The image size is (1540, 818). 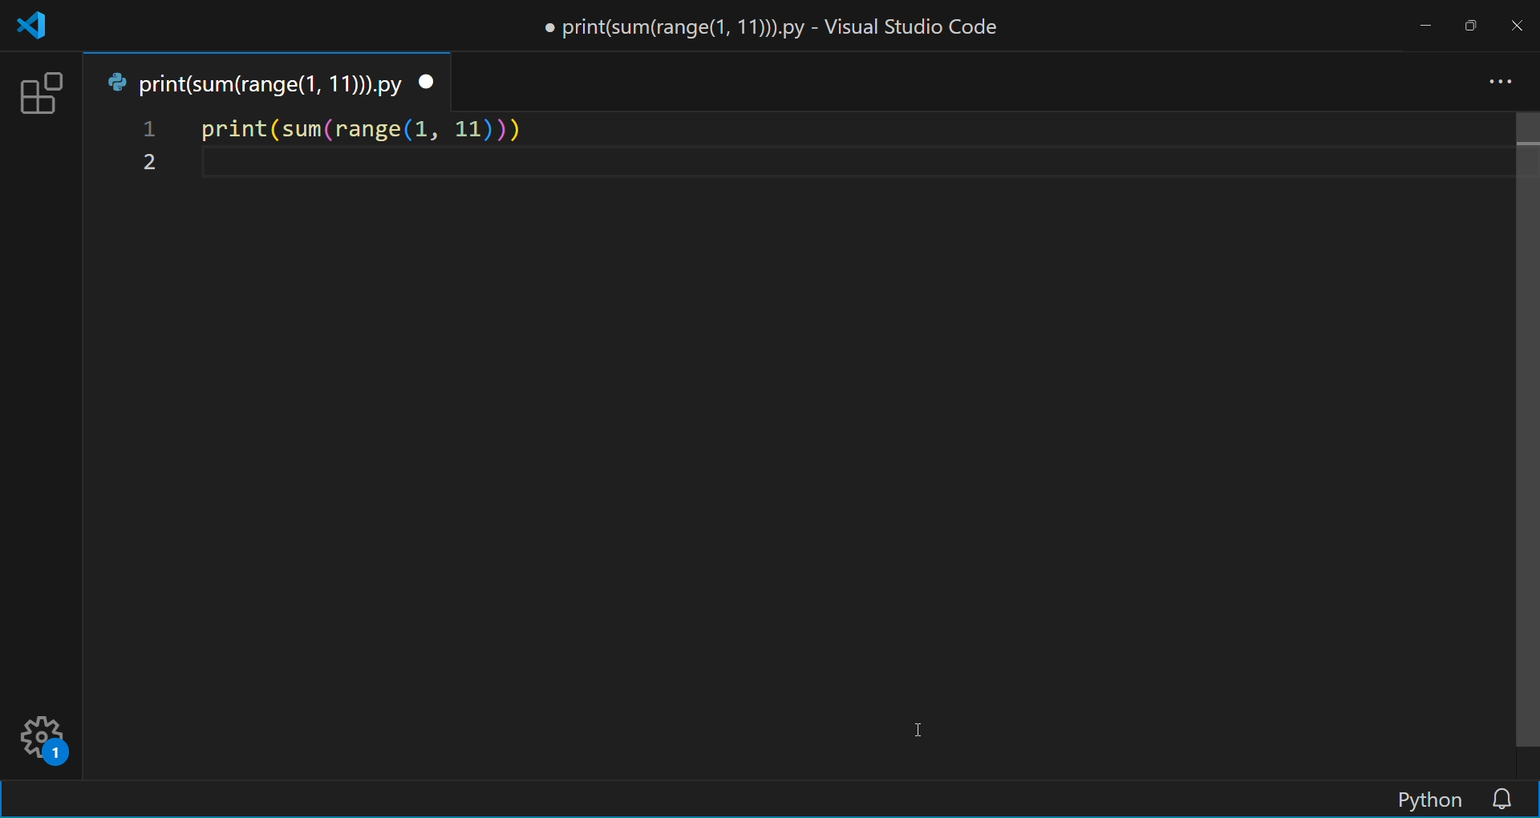 I want to click on extension, so click(x=42, y=92).